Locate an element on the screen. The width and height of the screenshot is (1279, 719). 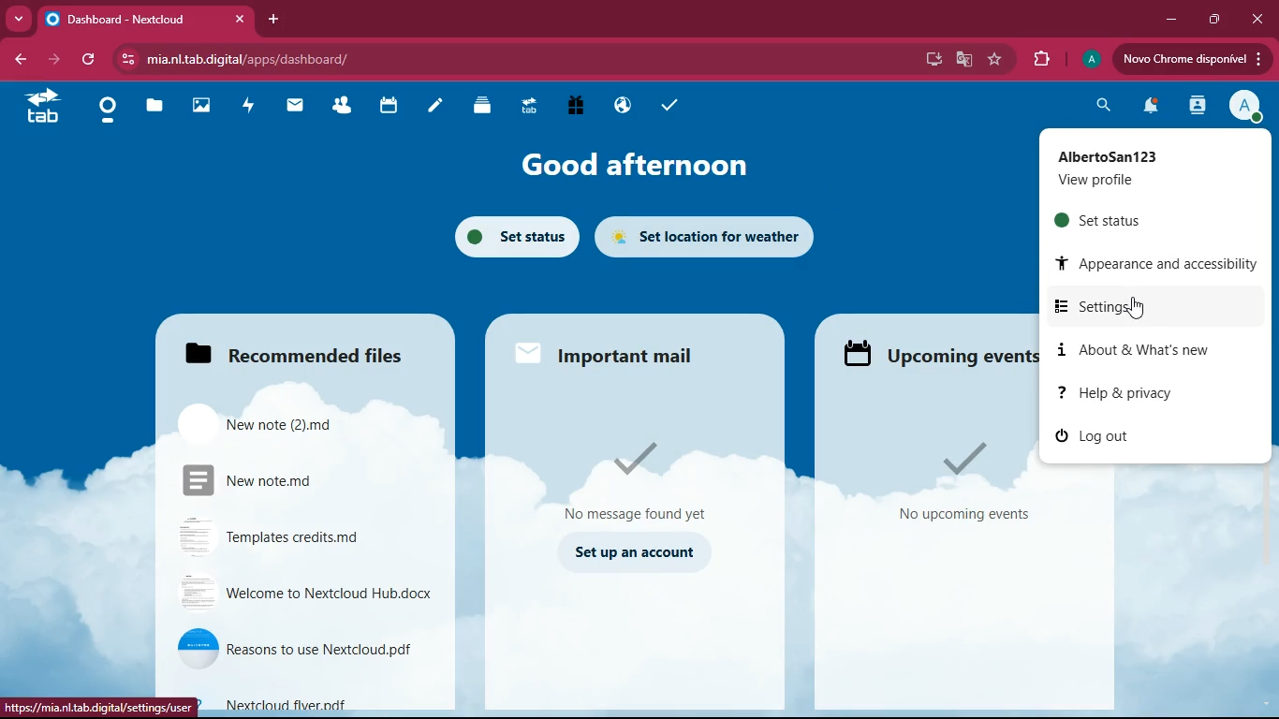
desktop is located at coordinates (929, 60).